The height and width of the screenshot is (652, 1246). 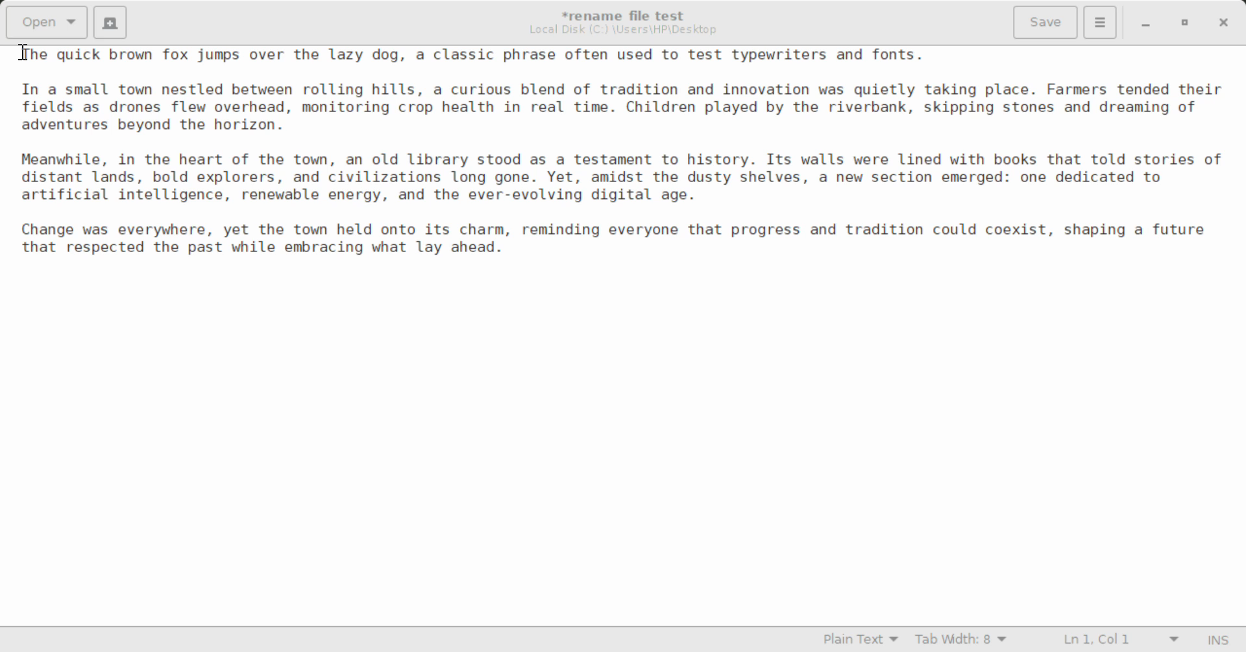 I want to click on Selected Language, so click(x=861, y=639).